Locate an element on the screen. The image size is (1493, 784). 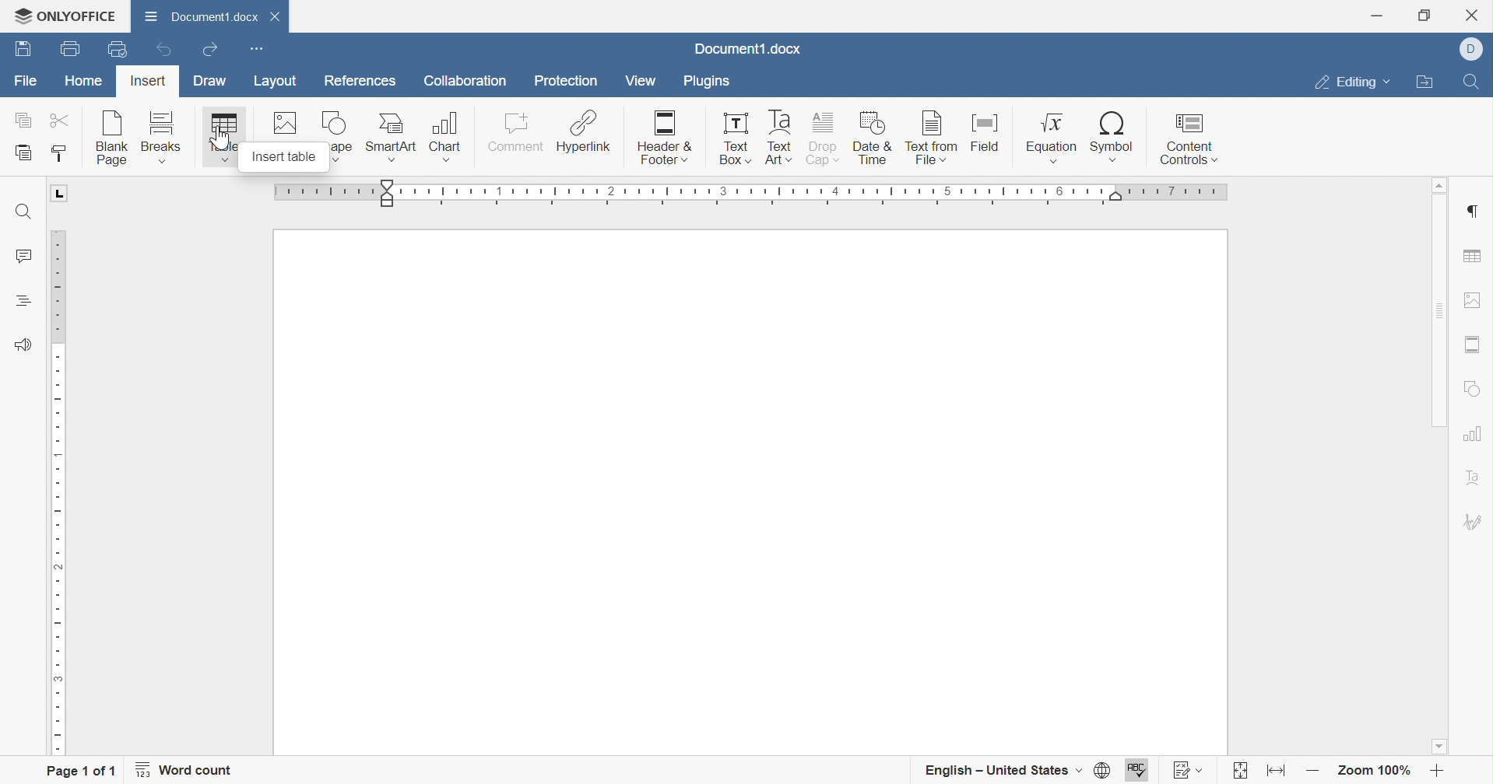
Customize Quick Access Toolbar is located at coordinates (255, 49).